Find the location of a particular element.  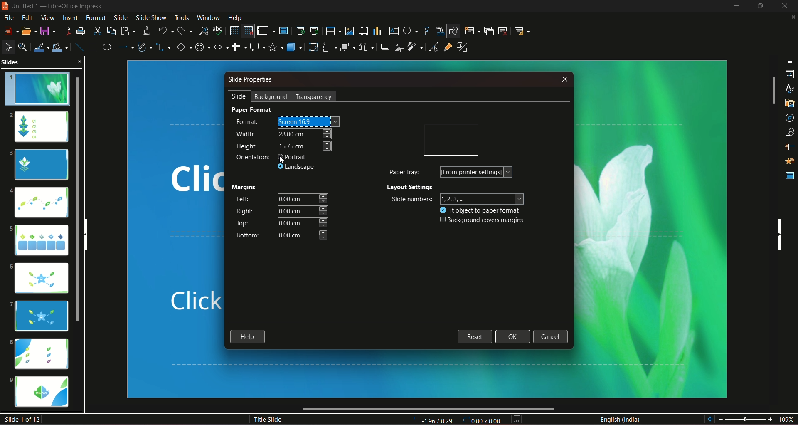

insert is located at coordinates (69, 17).